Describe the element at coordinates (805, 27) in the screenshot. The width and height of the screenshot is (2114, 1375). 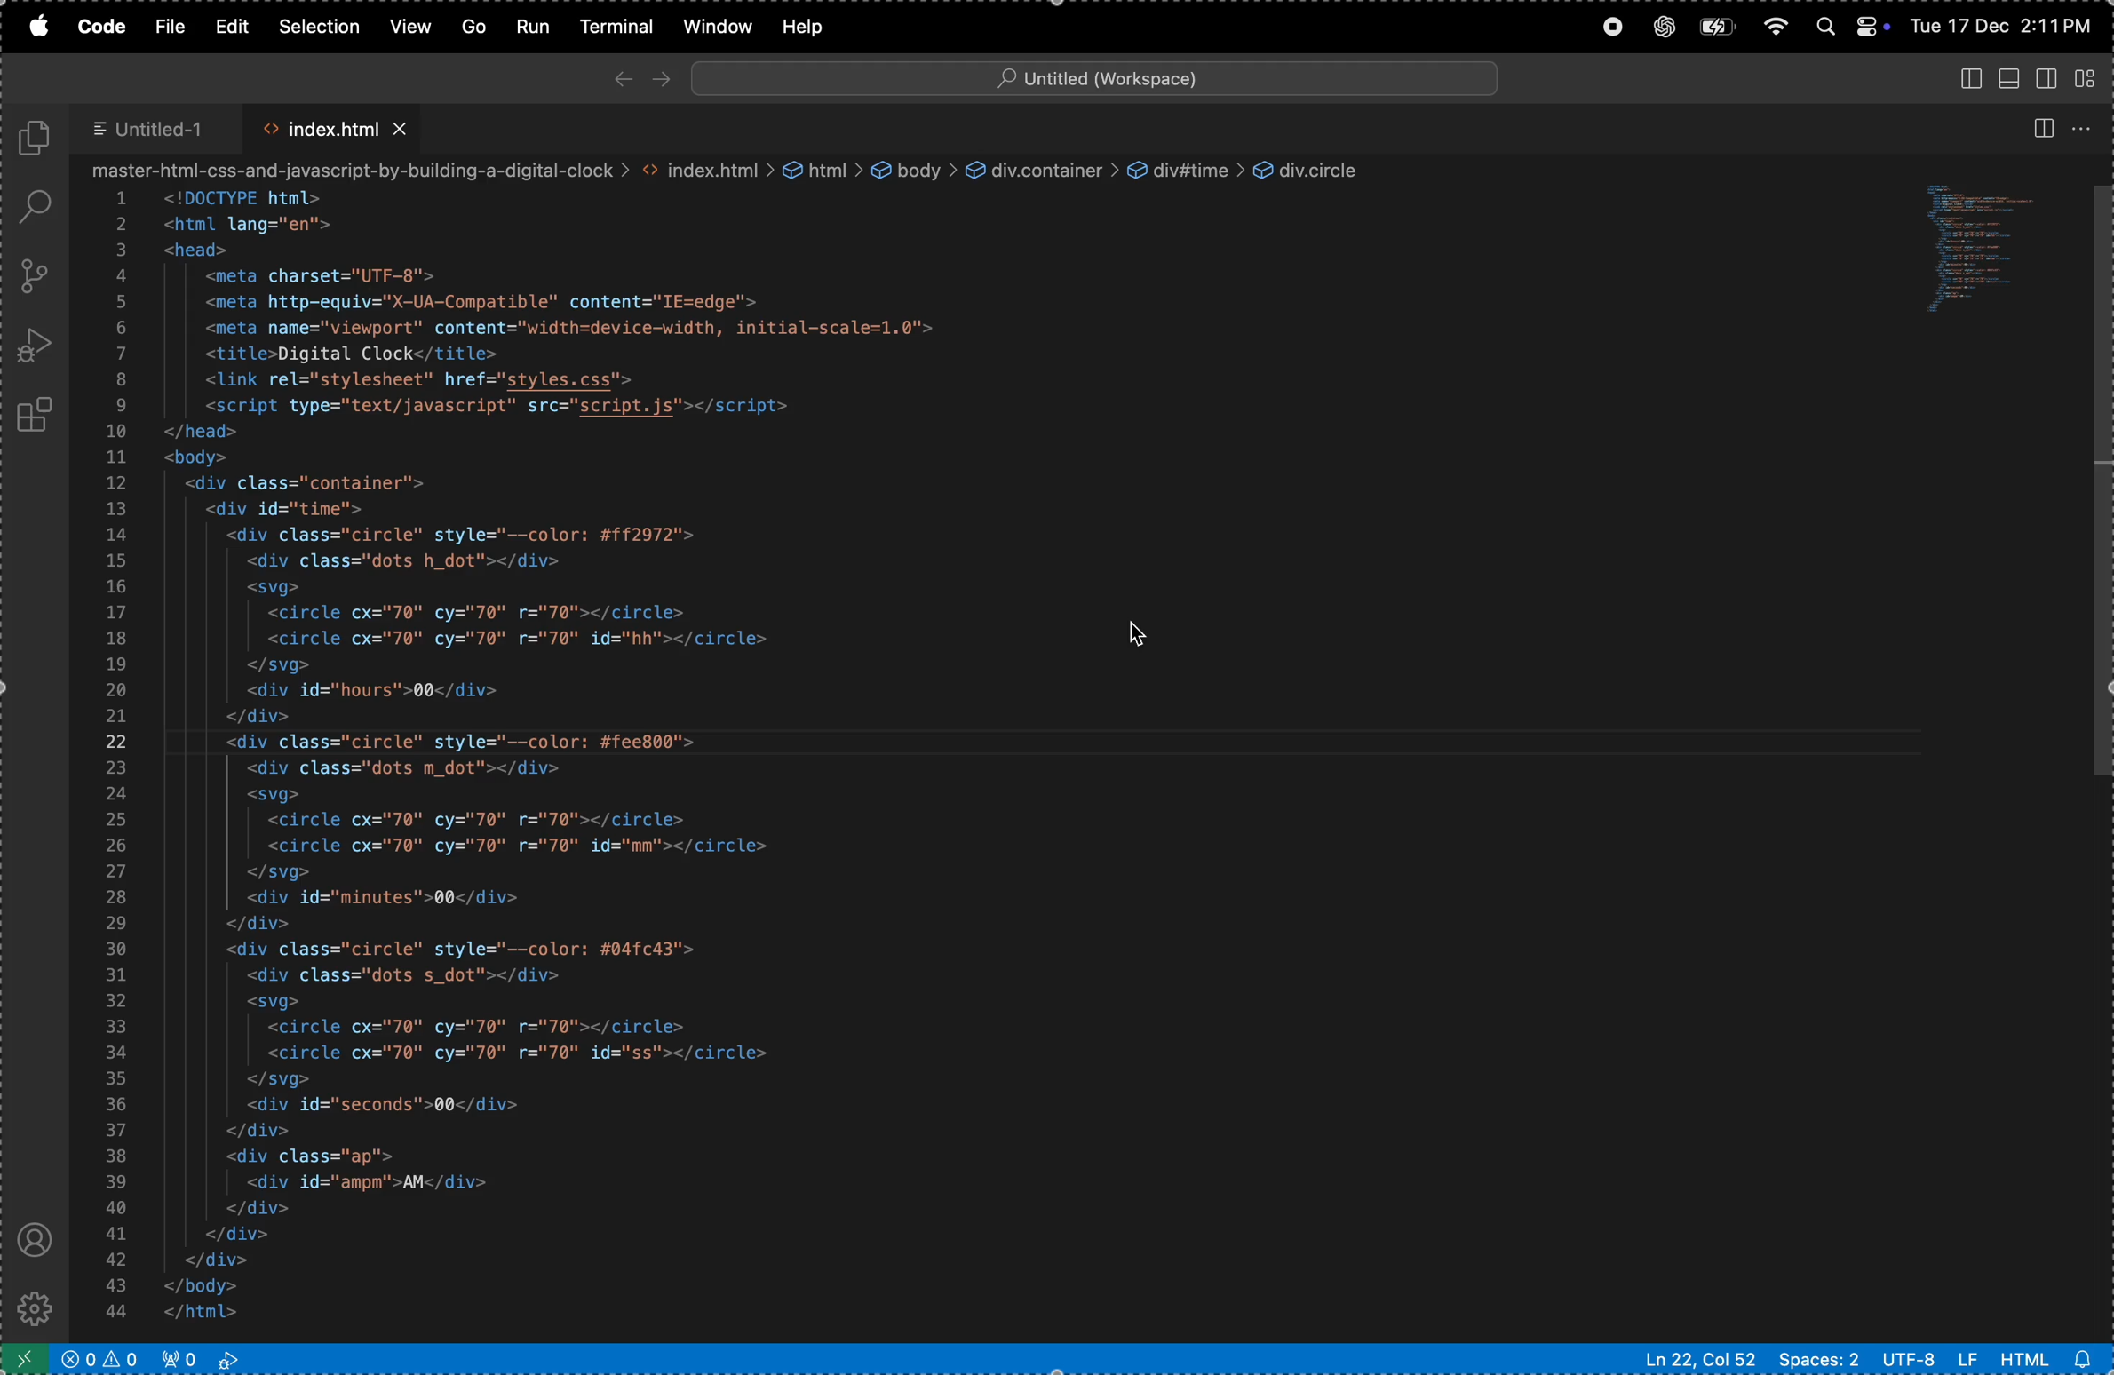
I see `help` at that location.